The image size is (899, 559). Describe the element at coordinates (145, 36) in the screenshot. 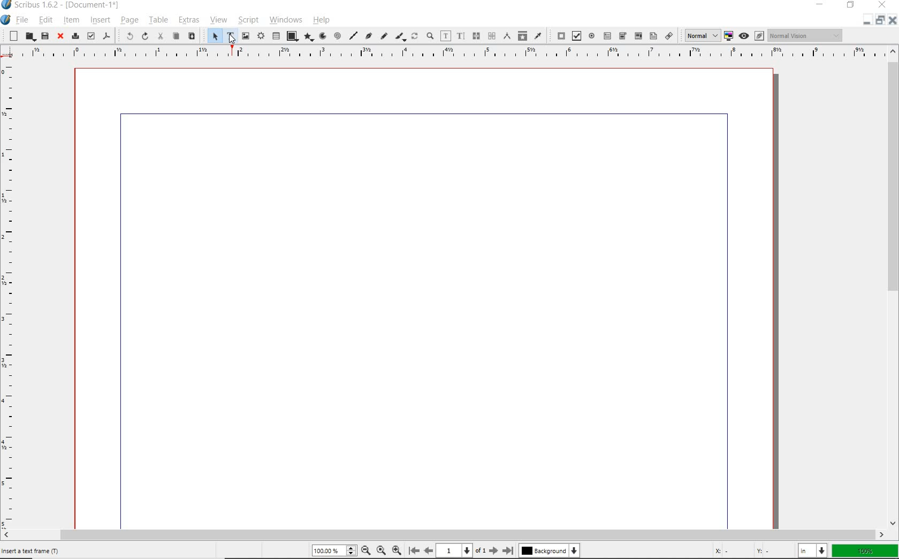

I see `redo` at that location.